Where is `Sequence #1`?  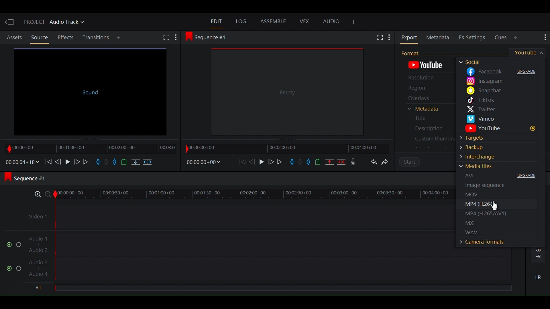
Sequence #1 is located at coordinates (29, 179).